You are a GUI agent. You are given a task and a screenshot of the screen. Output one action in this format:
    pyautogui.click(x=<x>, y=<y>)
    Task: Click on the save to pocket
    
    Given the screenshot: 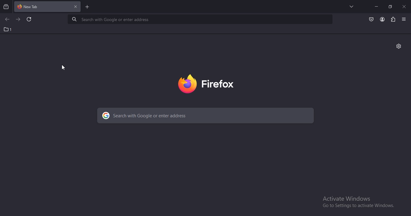 What is the action you would take?
    pyautogui.click(x=372, y=19)
    